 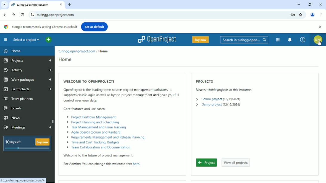 I want to click on Help, so click(x=302, y=40).